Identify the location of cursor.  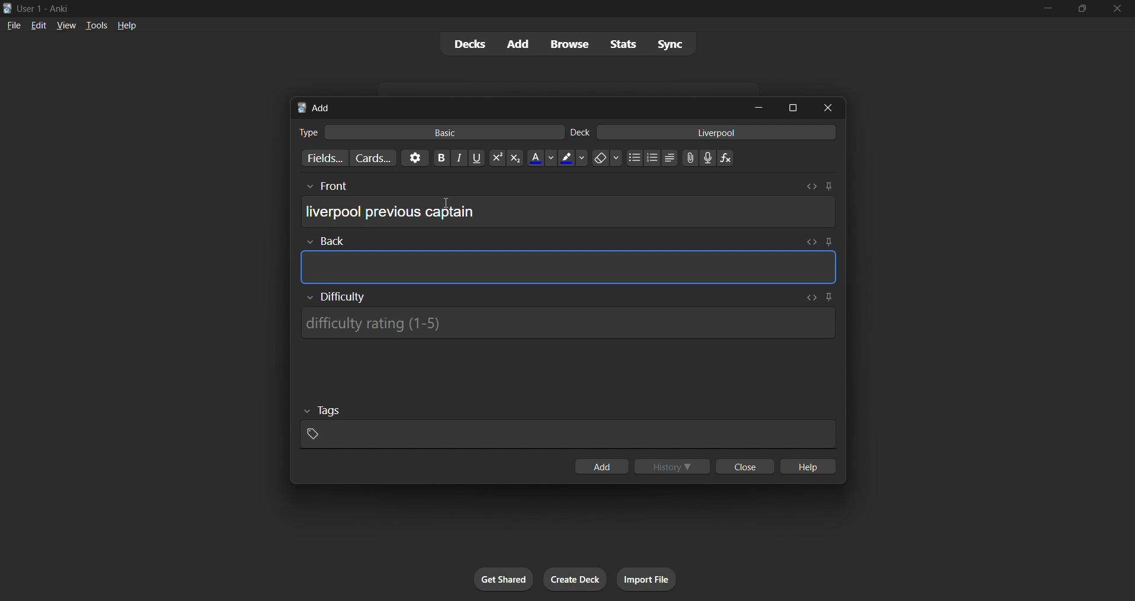
(444, 203).